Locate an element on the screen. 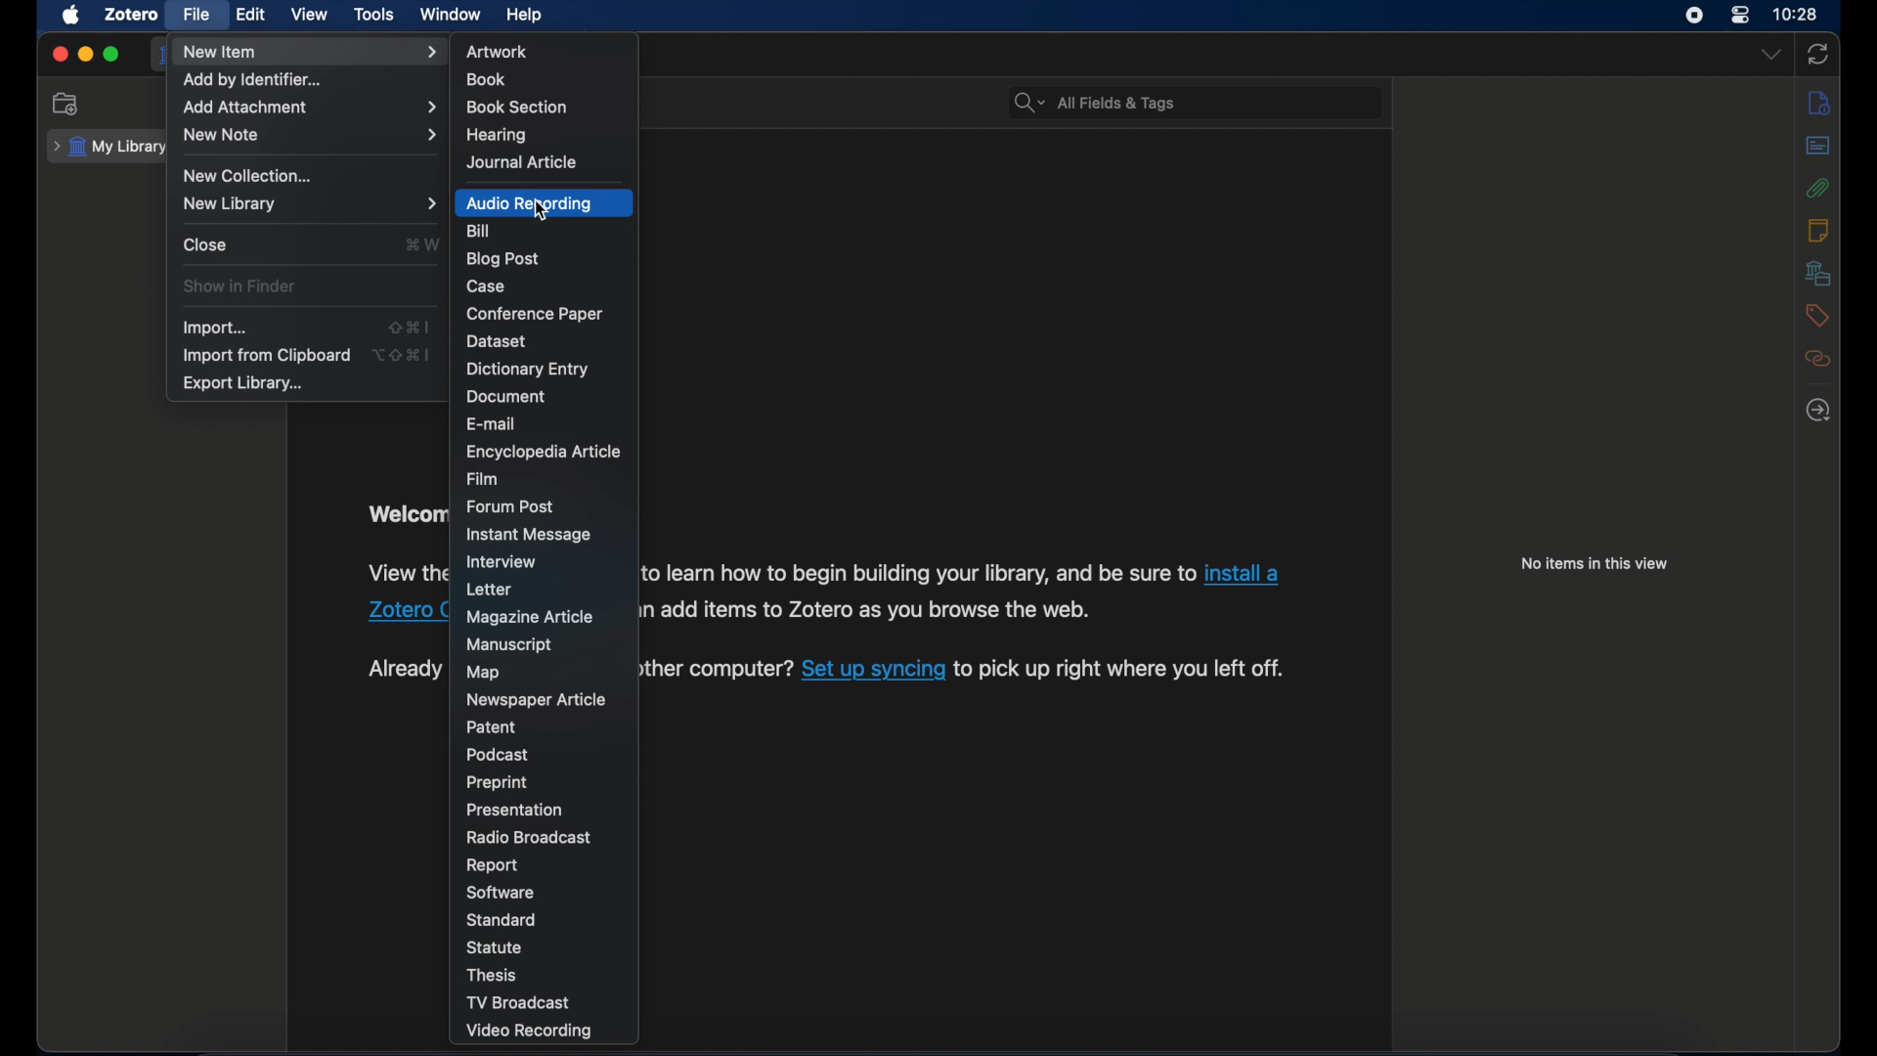 The image size is (1877, 1056). preprint is located at coordinates (497, 783).